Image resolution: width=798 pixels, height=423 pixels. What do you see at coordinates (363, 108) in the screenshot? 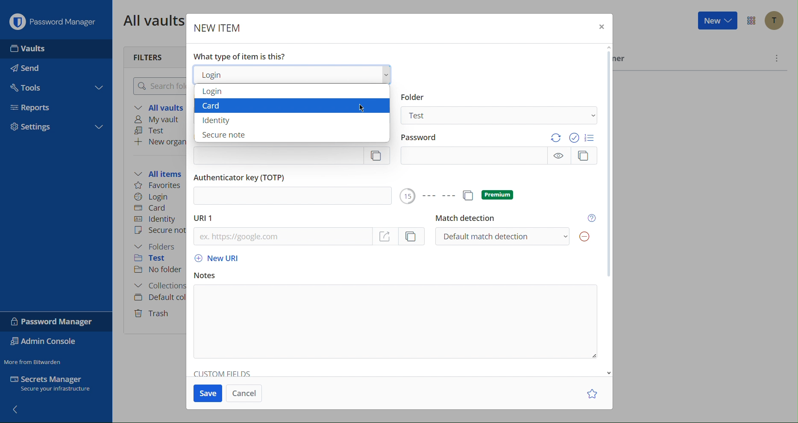
I see `Cursor` at bounding box center [363, 108].